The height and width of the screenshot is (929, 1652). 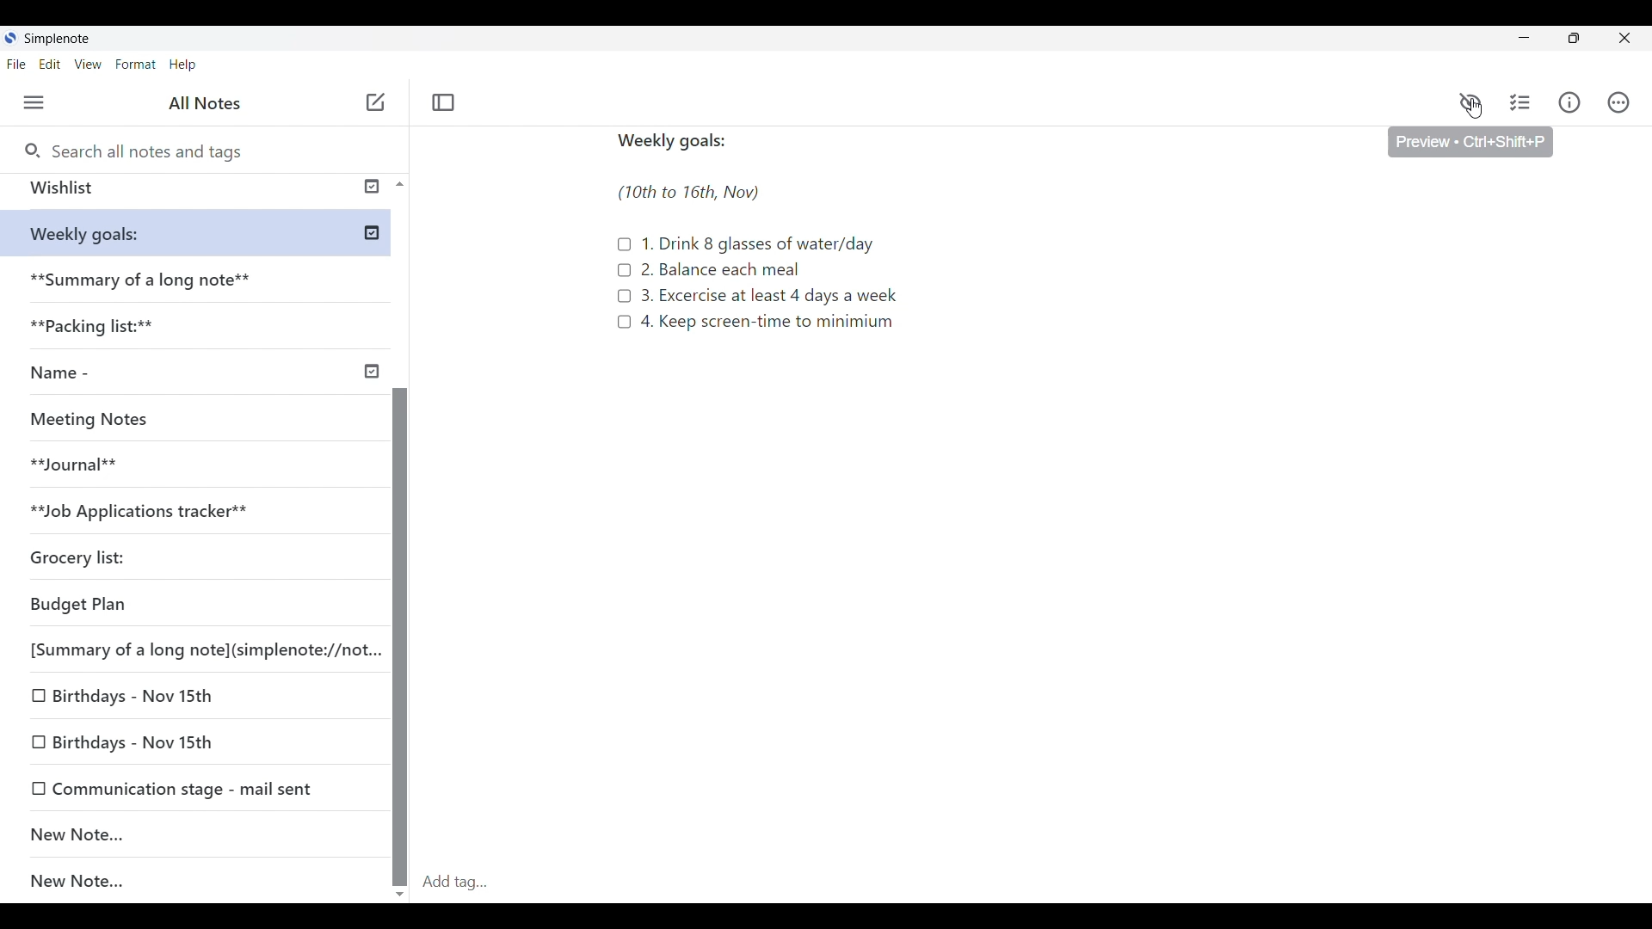 What do you see at coordinates (156, 510) in the screenshot?
I see `**Job Applications tracker**` at bounding box center [156, 510].